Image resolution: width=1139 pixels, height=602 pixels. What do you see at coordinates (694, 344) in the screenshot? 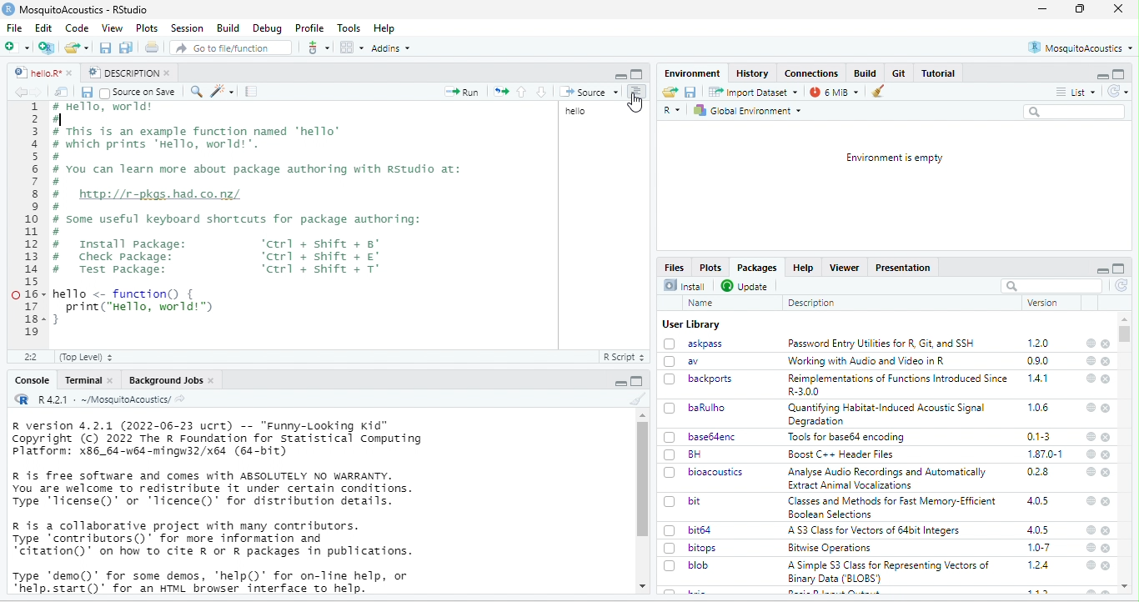
I see `askpass` at bounding box center [694, 344].